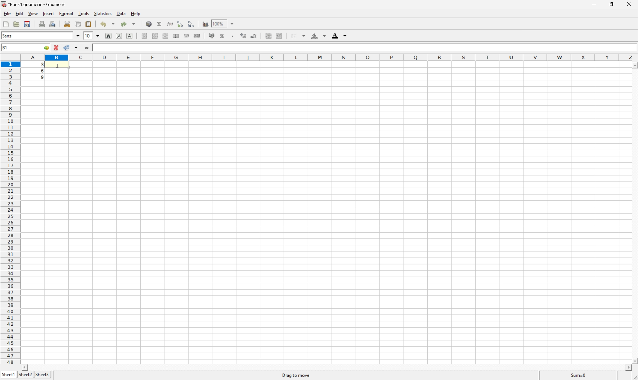 The height and width of the screenshot is (380, 638). What do you see at coordinates (176, 35) in the screenshot?
I see `Center horizontally across selection` at bounding box center [176, 35].